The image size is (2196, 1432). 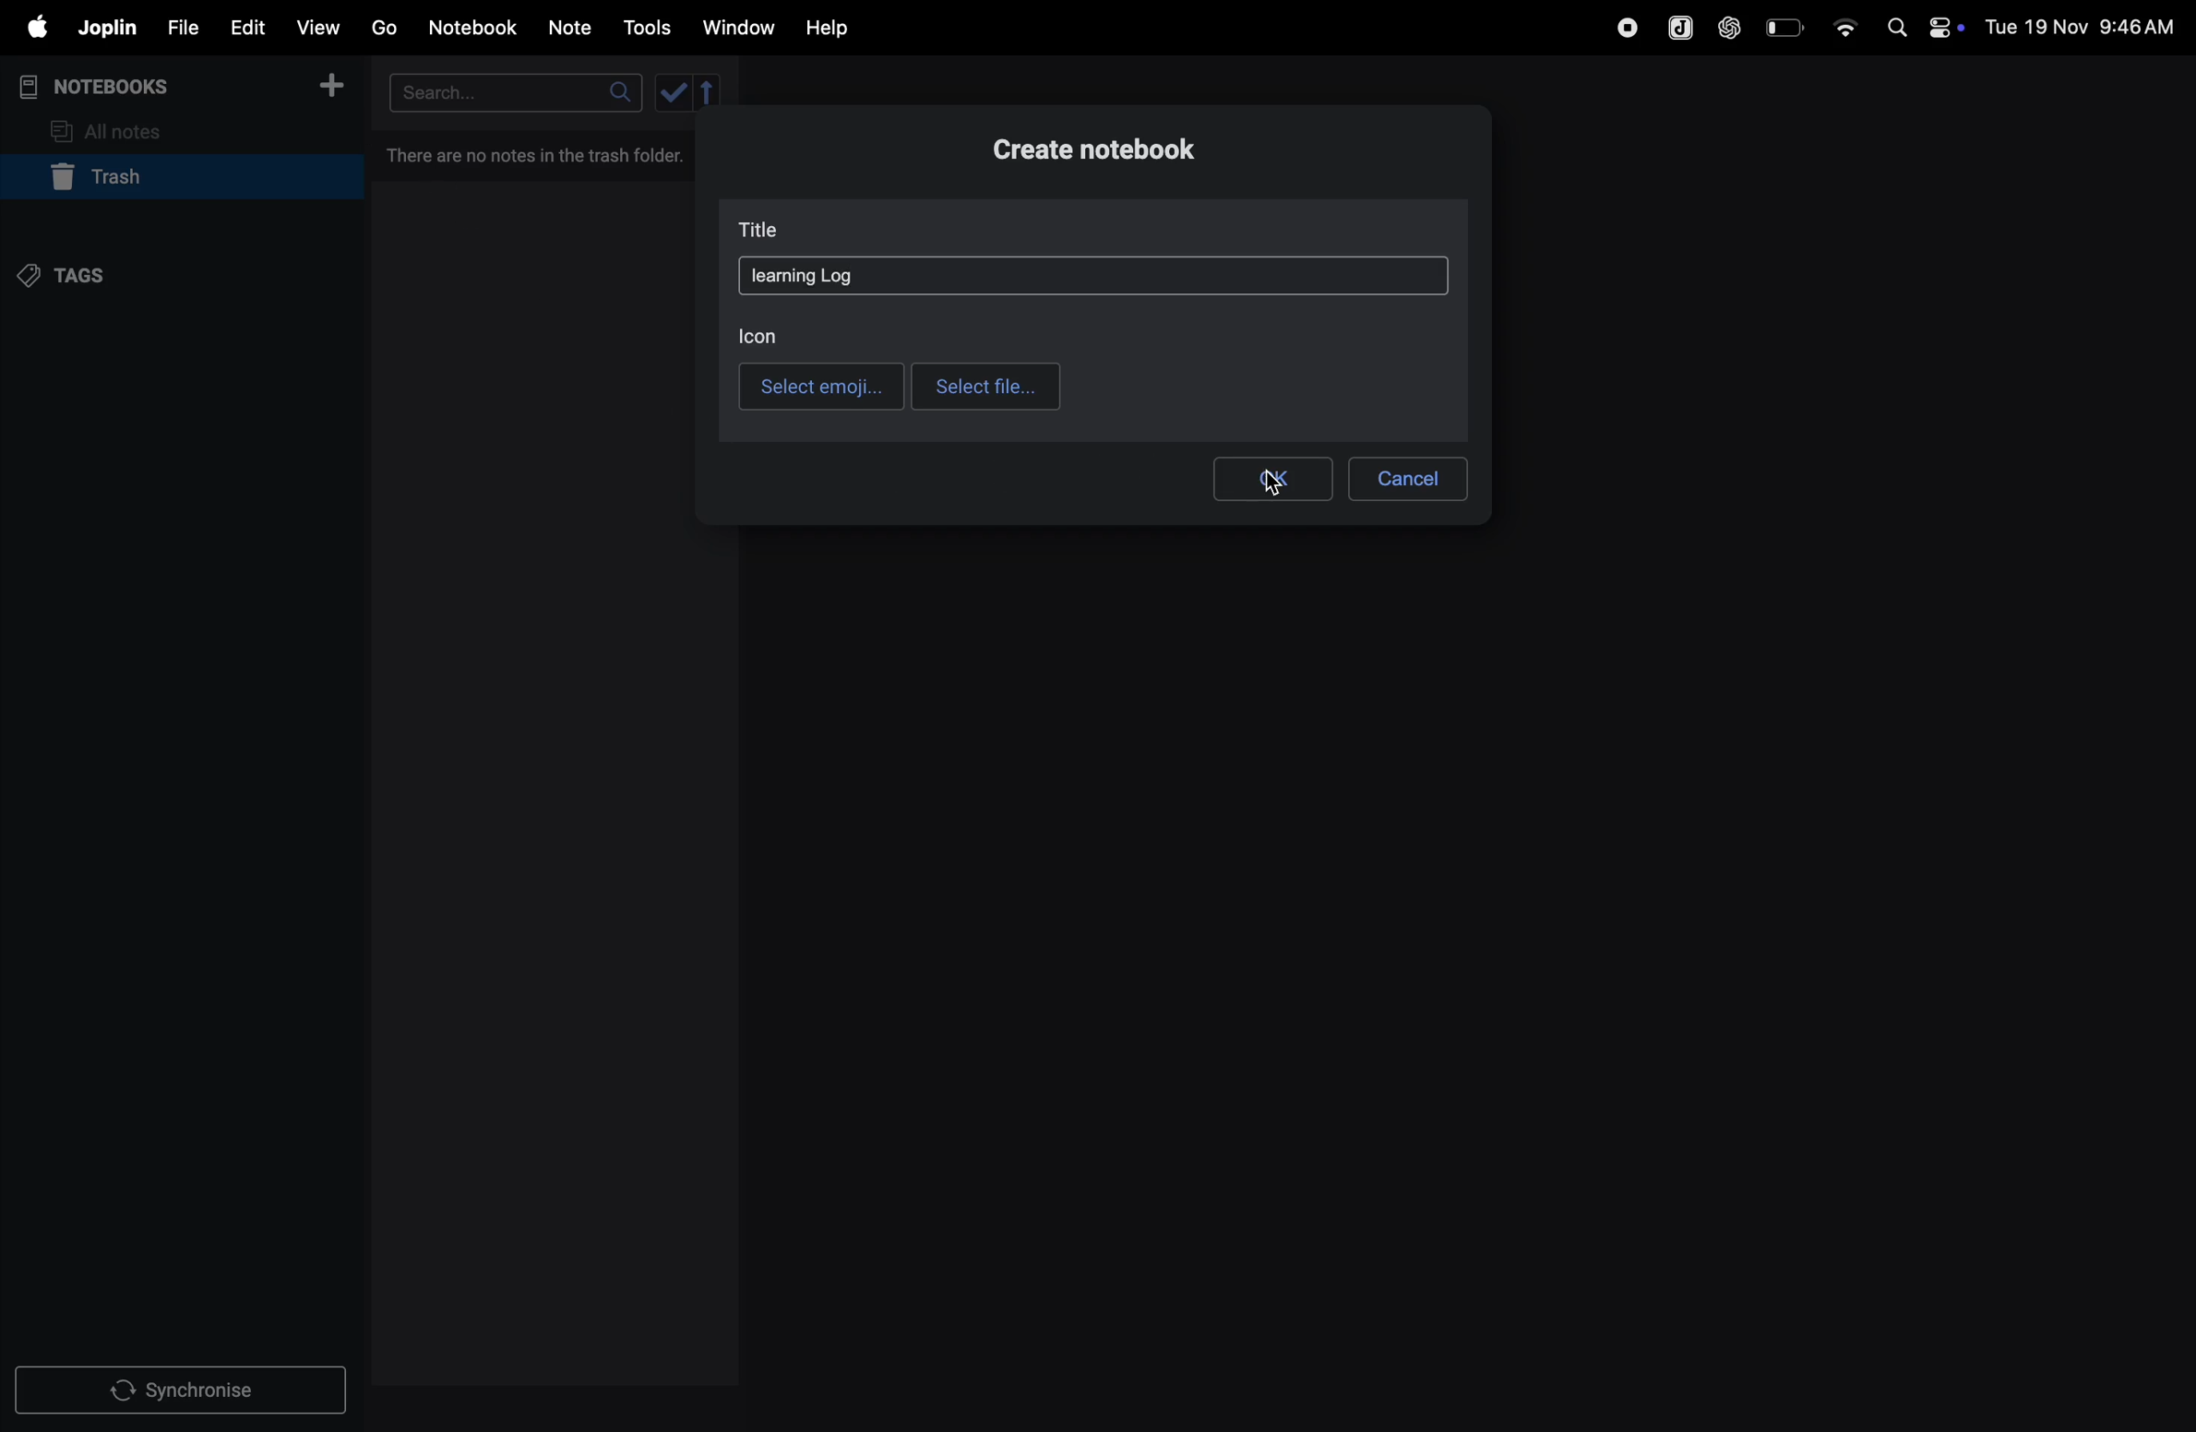 What do you see at coordinates (1627, 25) in the screenshot?
I see `record` at bounding box center [1627, 25].